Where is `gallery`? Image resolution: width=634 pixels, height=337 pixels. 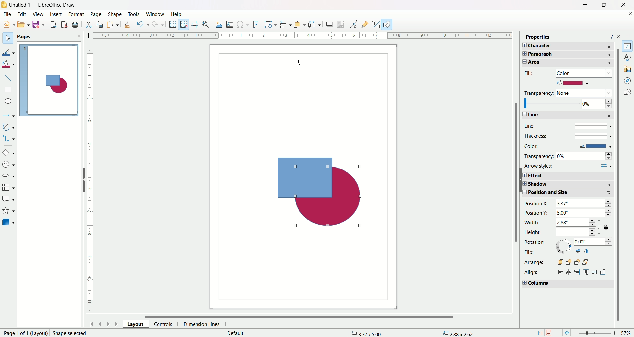
gallery is located at coordinates (627, 68).